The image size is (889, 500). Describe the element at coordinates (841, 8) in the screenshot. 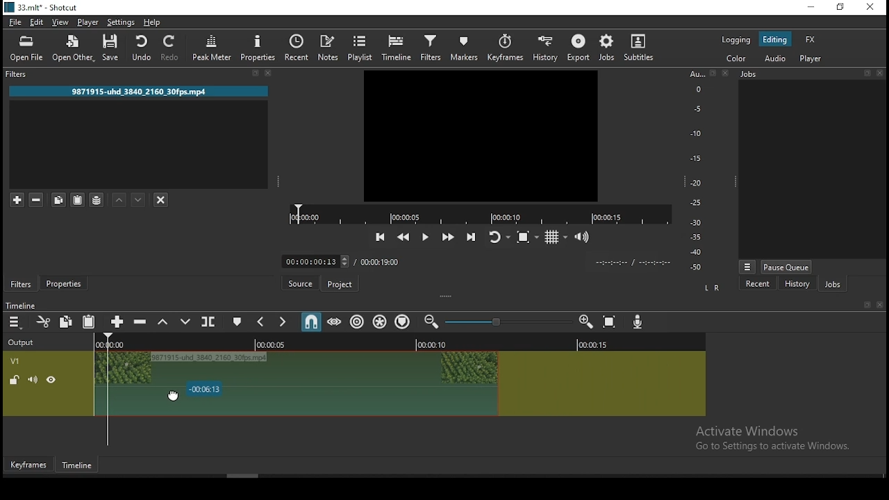

I see `restore` at that location.